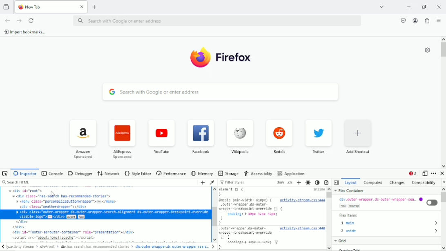 This screenshot has height=251, width=446. Describe the element at coordinates (66, 202) in the screenshot. I see `<menu class = "personalizeButtonwrapper">...</menu>` at that location.